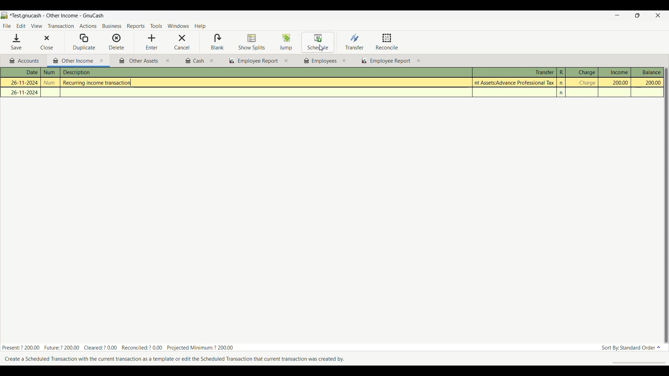 The image size is (669, 376). I want to click on Income column, so click(614, 72).